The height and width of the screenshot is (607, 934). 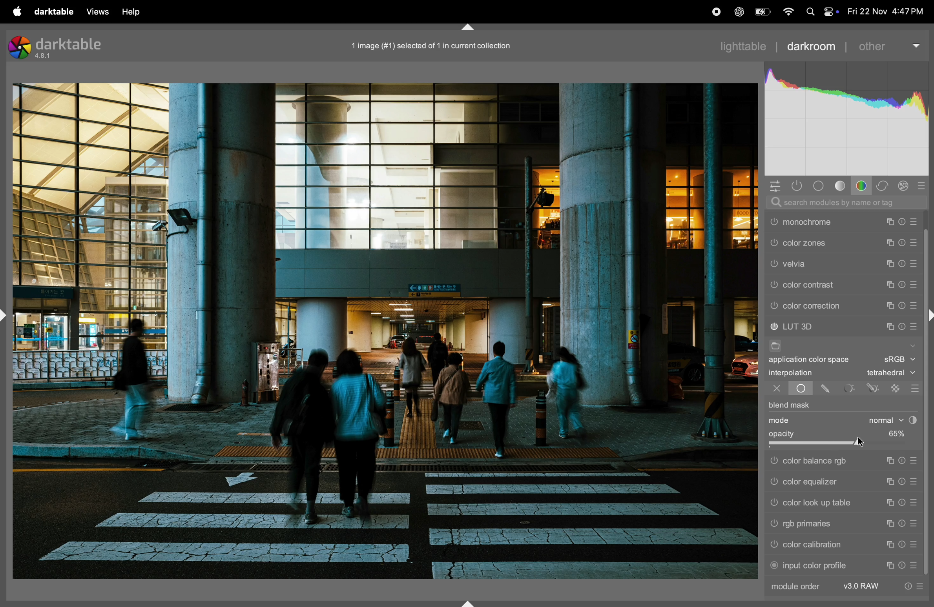 I want to click on rgb primaries switched off, so click(x=773, y=524).